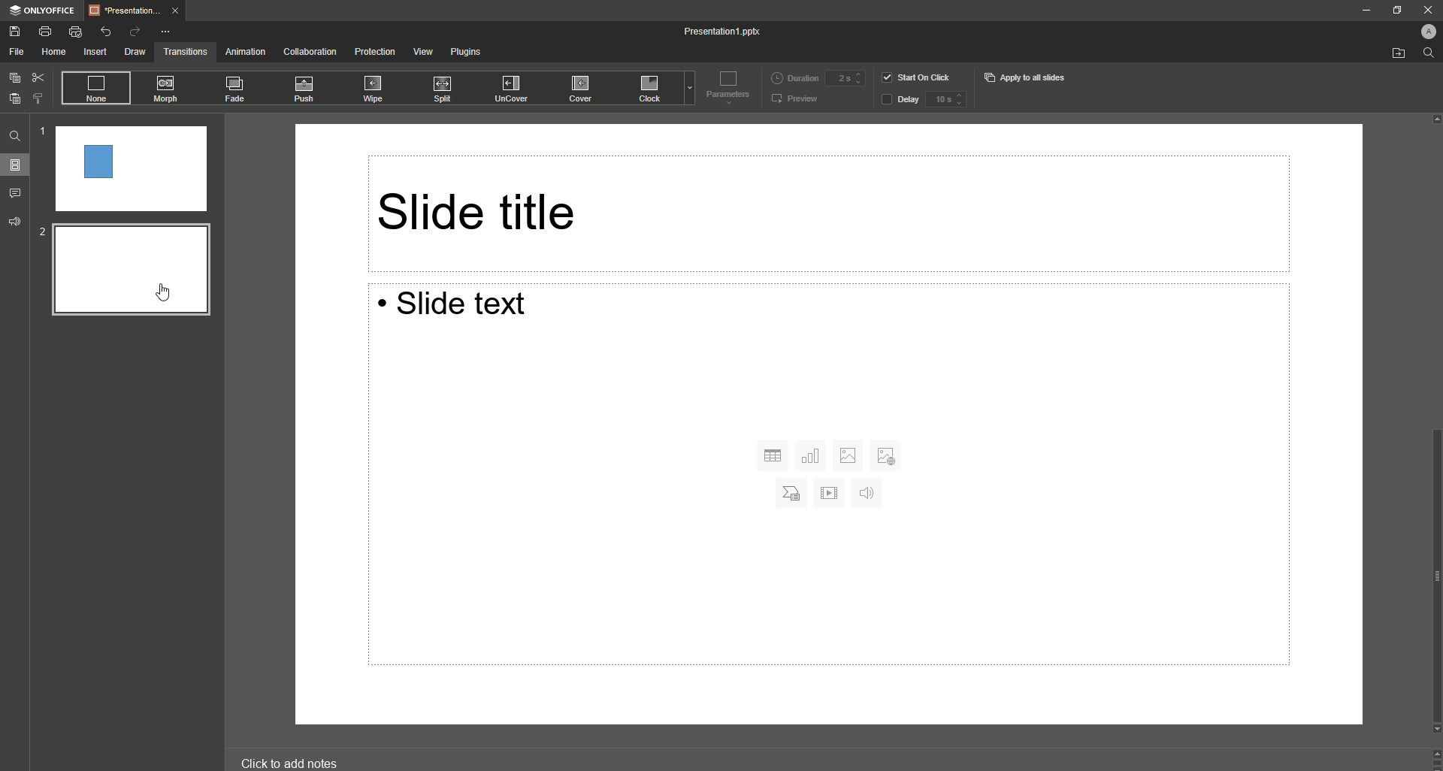 This screenshot has width=1443, height=771. I want to click on Find, so click(14, 135).